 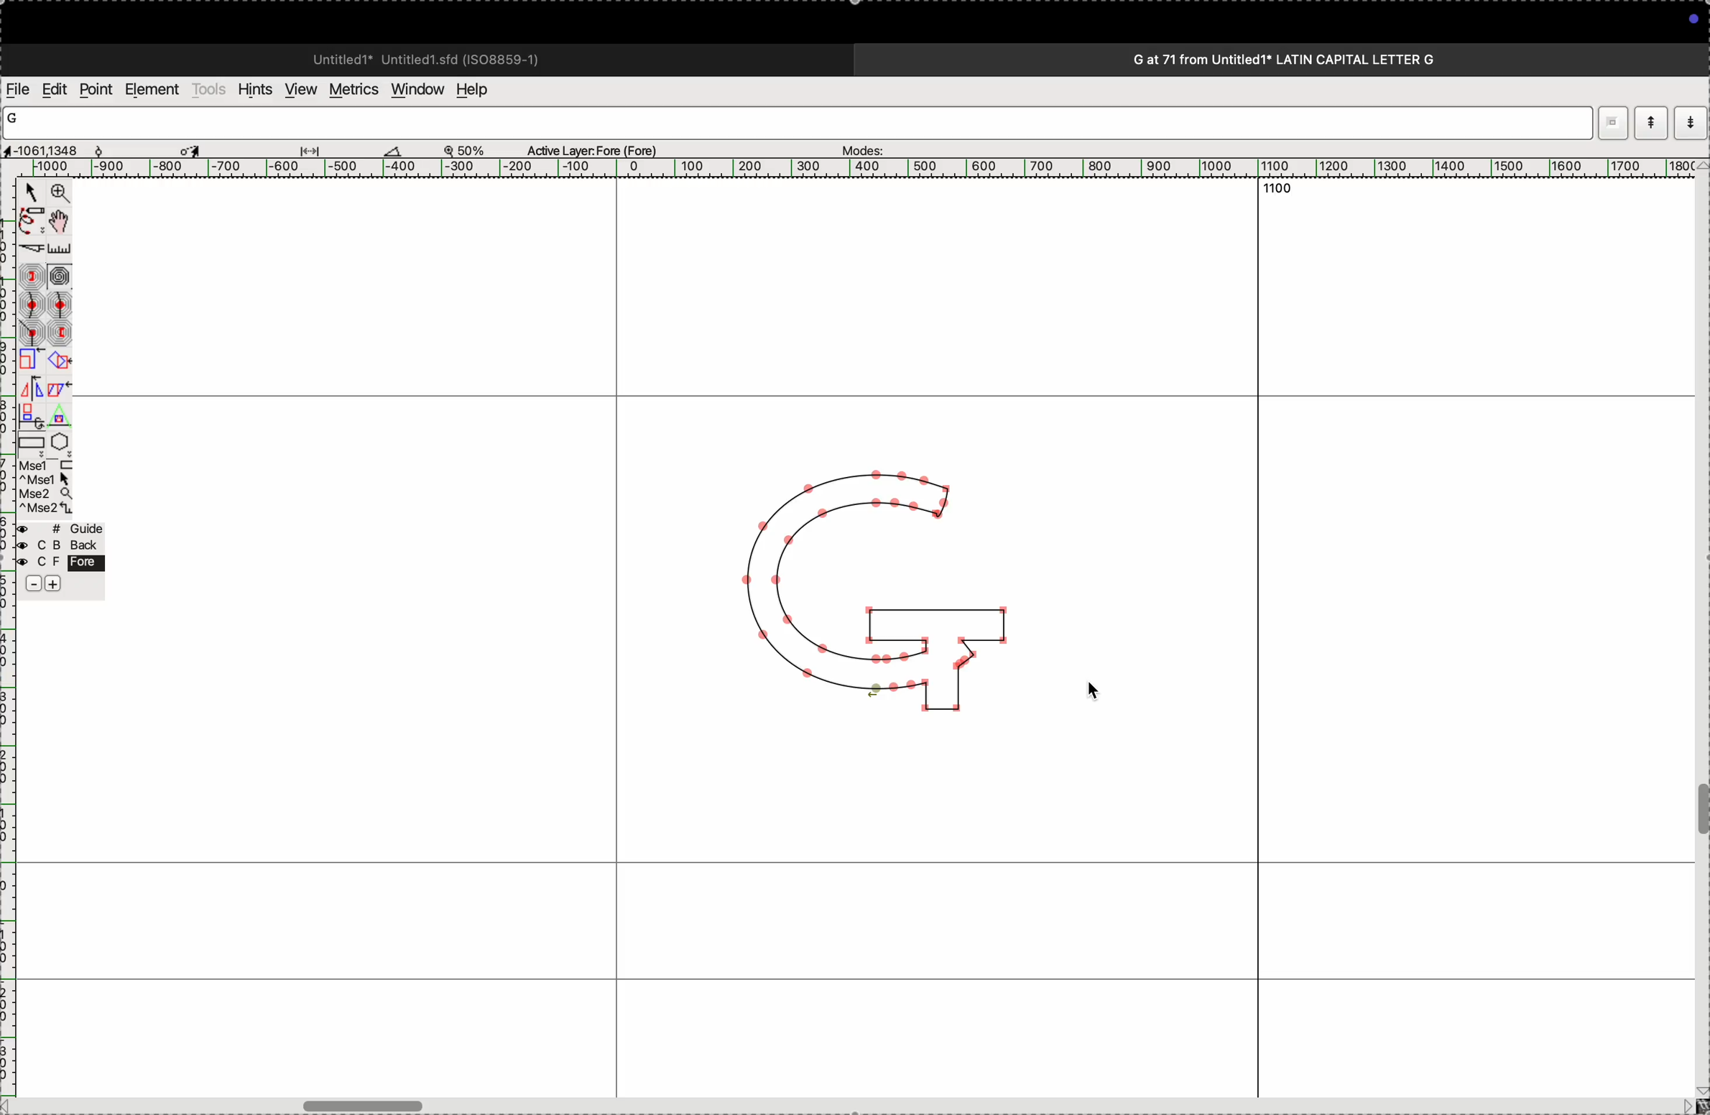 I want to click on 3D rotate, so click(x=32, y=417).